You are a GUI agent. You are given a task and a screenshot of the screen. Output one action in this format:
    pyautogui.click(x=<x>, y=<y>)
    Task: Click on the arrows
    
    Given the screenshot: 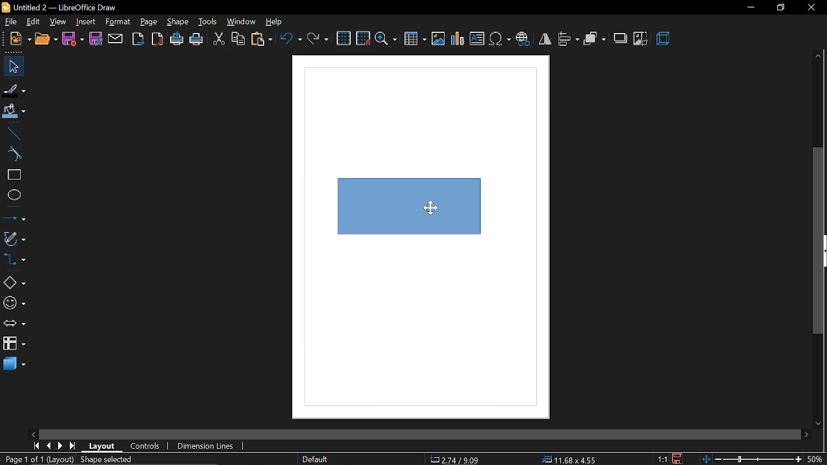 What is the action you would take?
    pyautogui.click(x=14, y=324)
    